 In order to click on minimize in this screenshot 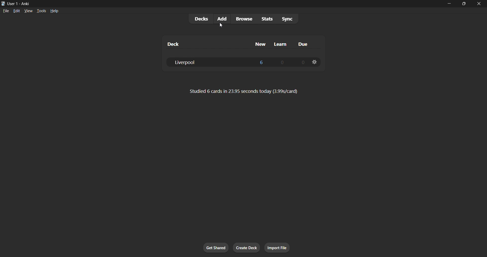, I will do `click(449, 4)`.